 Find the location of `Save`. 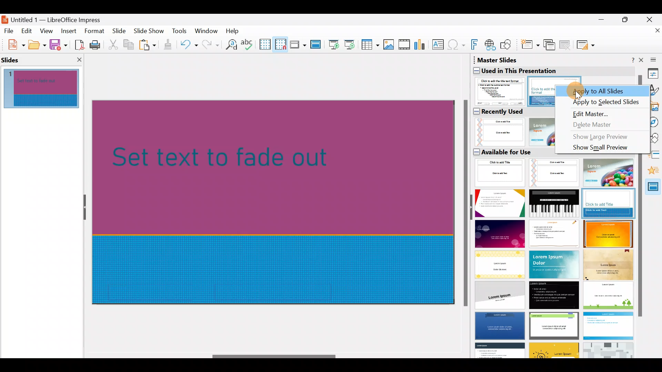

Save is located at coordinates (58, 44).